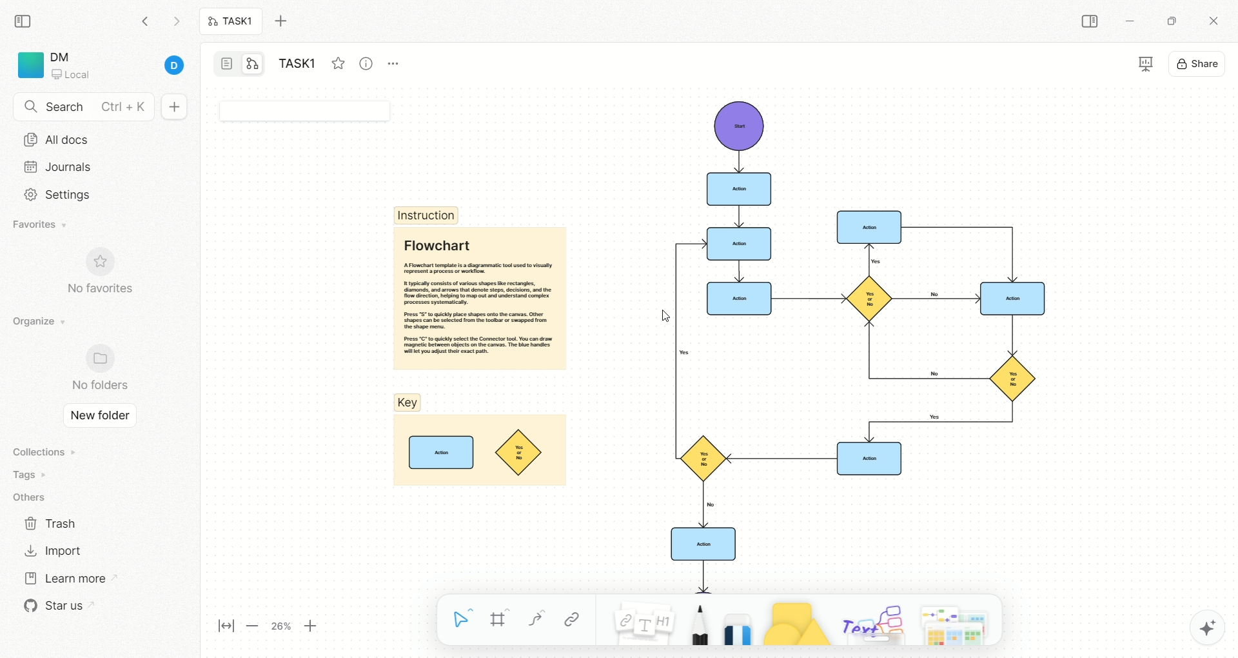 This screenshot has height=658, width=1238. I want to click on minimize, so click(1128, 23).